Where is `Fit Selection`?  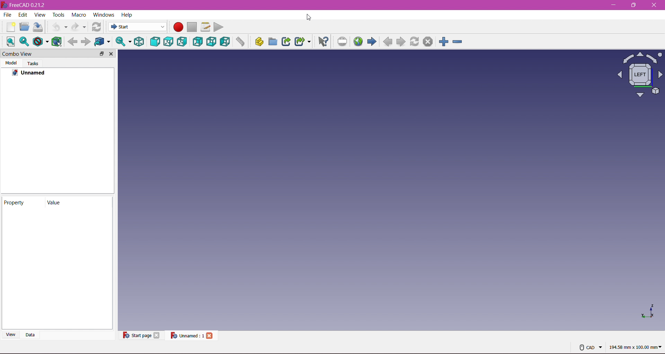 Fit Selection is located at coordinates (122, 41).